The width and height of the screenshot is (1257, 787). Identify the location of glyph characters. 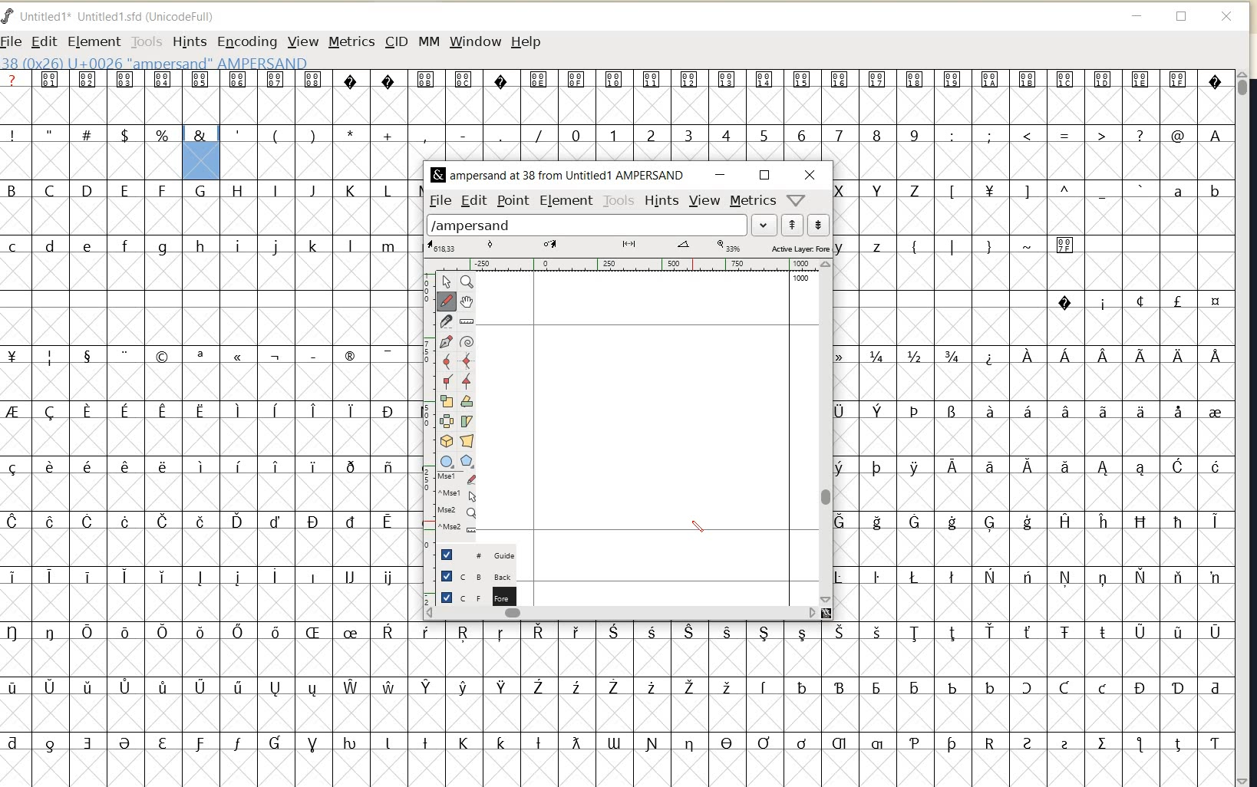
(89, 422).